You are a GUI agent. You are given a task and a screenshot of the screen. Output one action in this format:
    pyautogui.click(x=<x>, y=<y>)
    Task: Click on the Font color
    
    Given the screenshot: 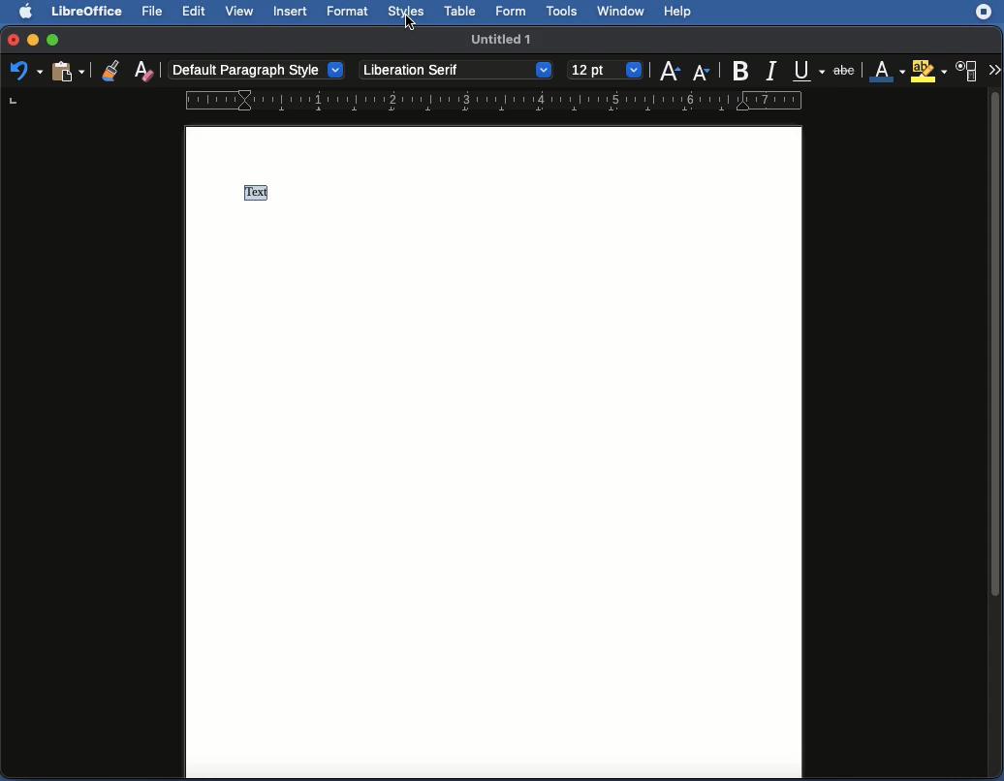 What is the action you would take?
    pyautogui.click(x=887, y=72)
    